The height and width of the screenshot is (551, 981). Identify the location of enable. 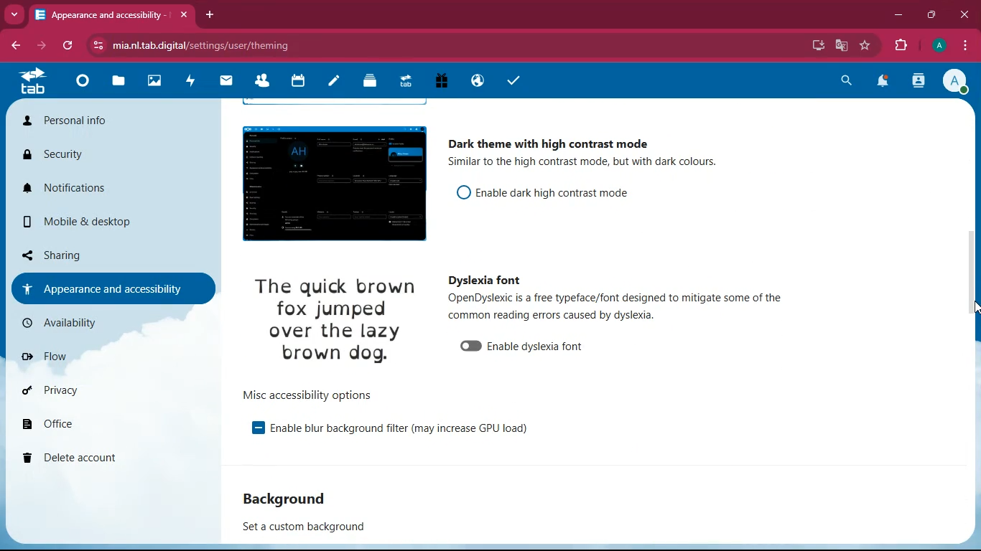
(254, 428).